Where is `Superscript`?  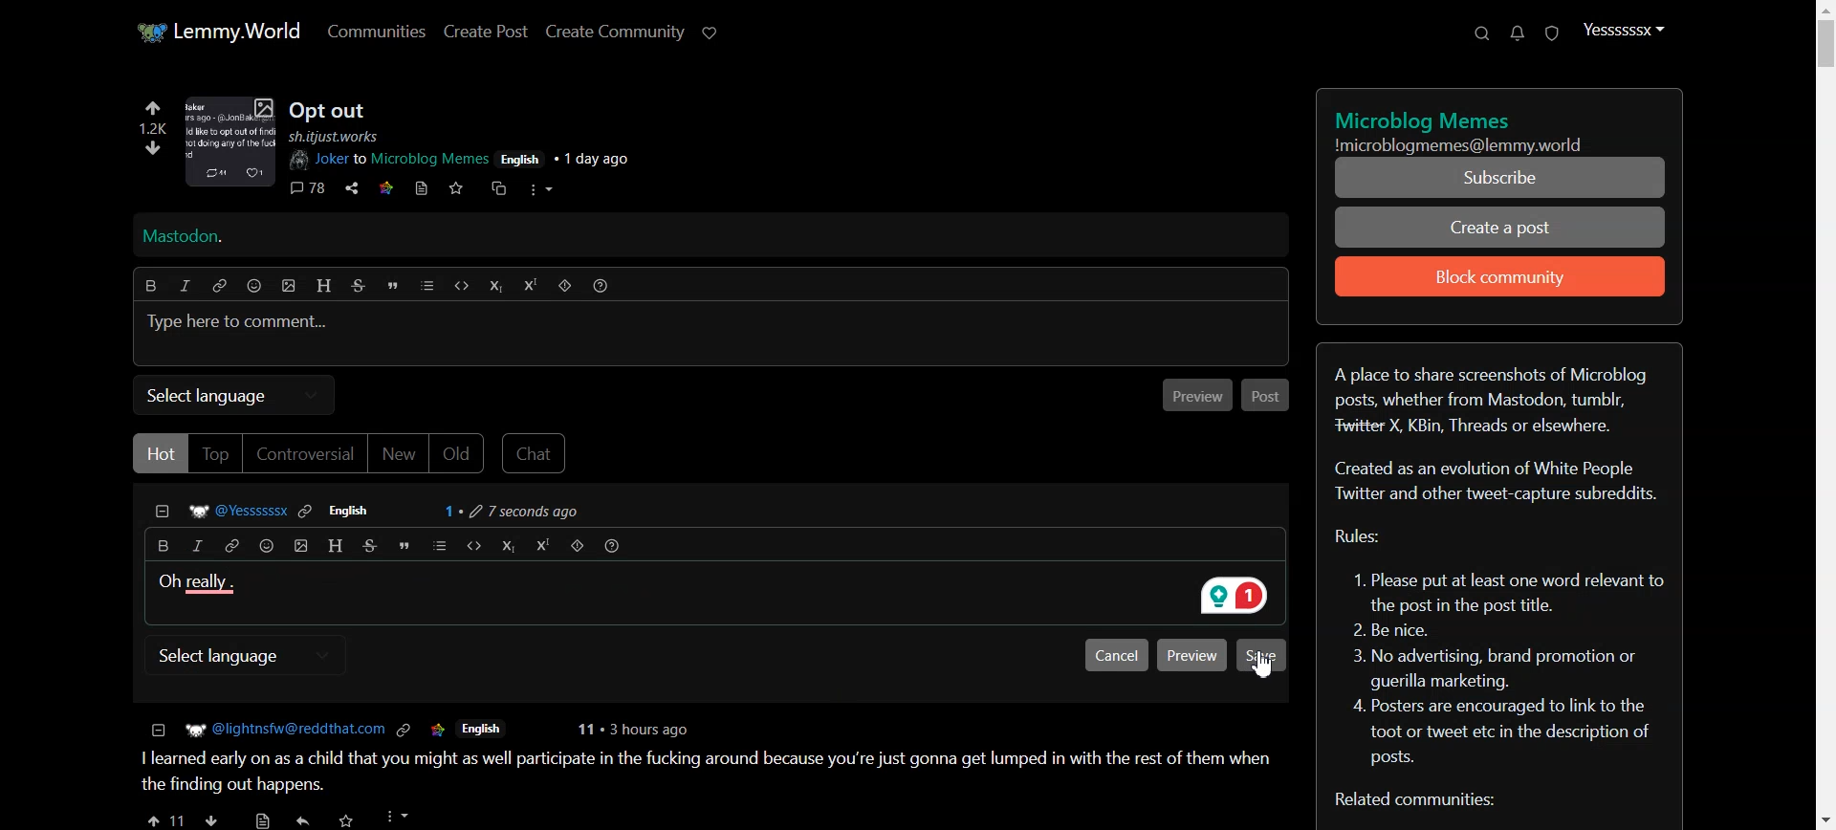
Superscript is located at coordinates (531, 286).